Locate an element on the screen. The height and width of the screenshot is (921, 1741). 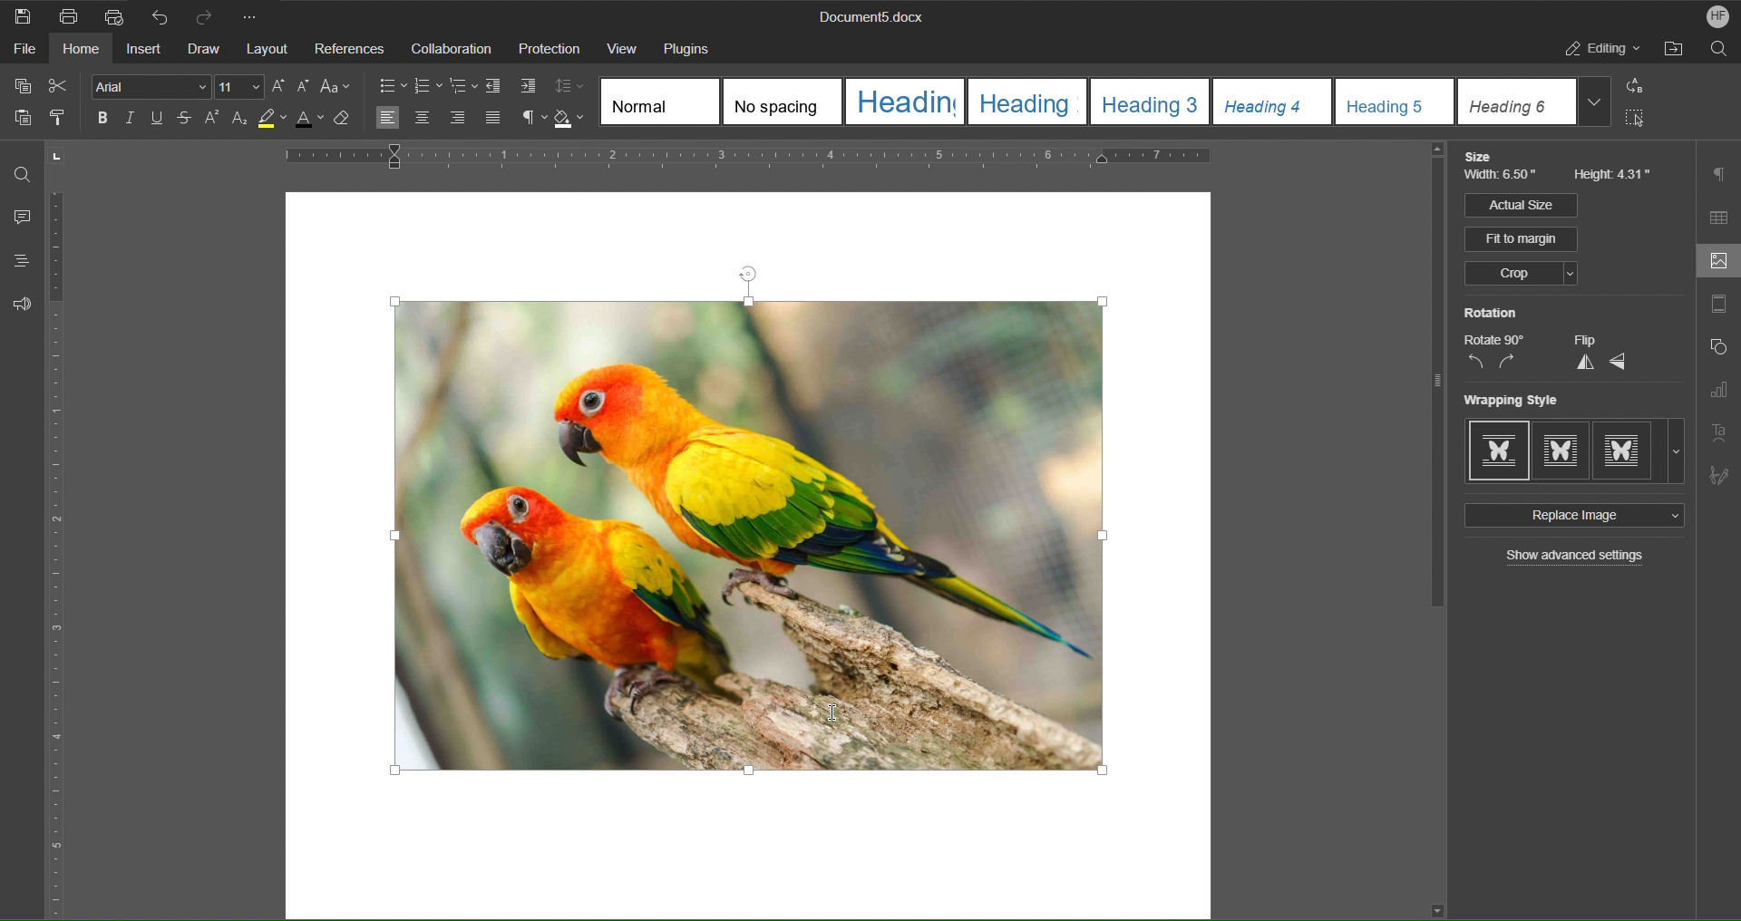
Copy is located at coordinates (21, 86).